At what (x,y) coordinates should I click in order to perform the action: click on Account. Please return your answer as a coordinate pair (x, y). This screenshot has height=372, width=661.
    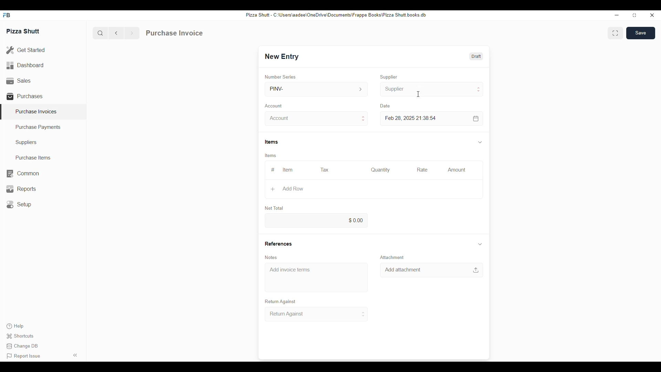
    Looking at the image, I should click on (275, 105).